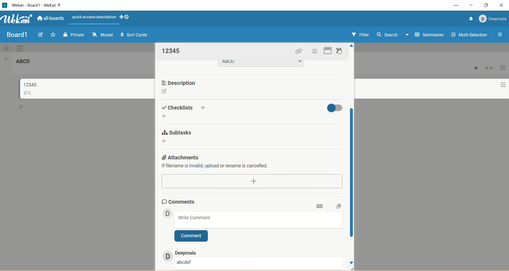 This screenshot has width=509, height=271. Describe the element at coordinates (339, 51) in the screenshot. I see `close` at that location.